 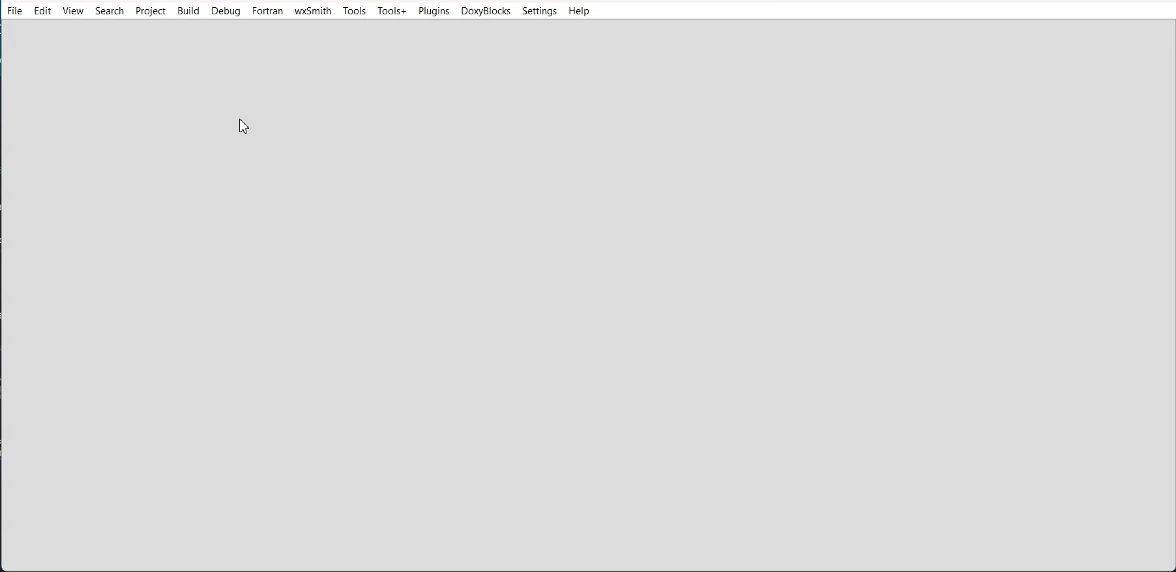 What do you see at coordinates (43, 11) in the screenshot?
I see `Edit` at bounding box center [43, 11].